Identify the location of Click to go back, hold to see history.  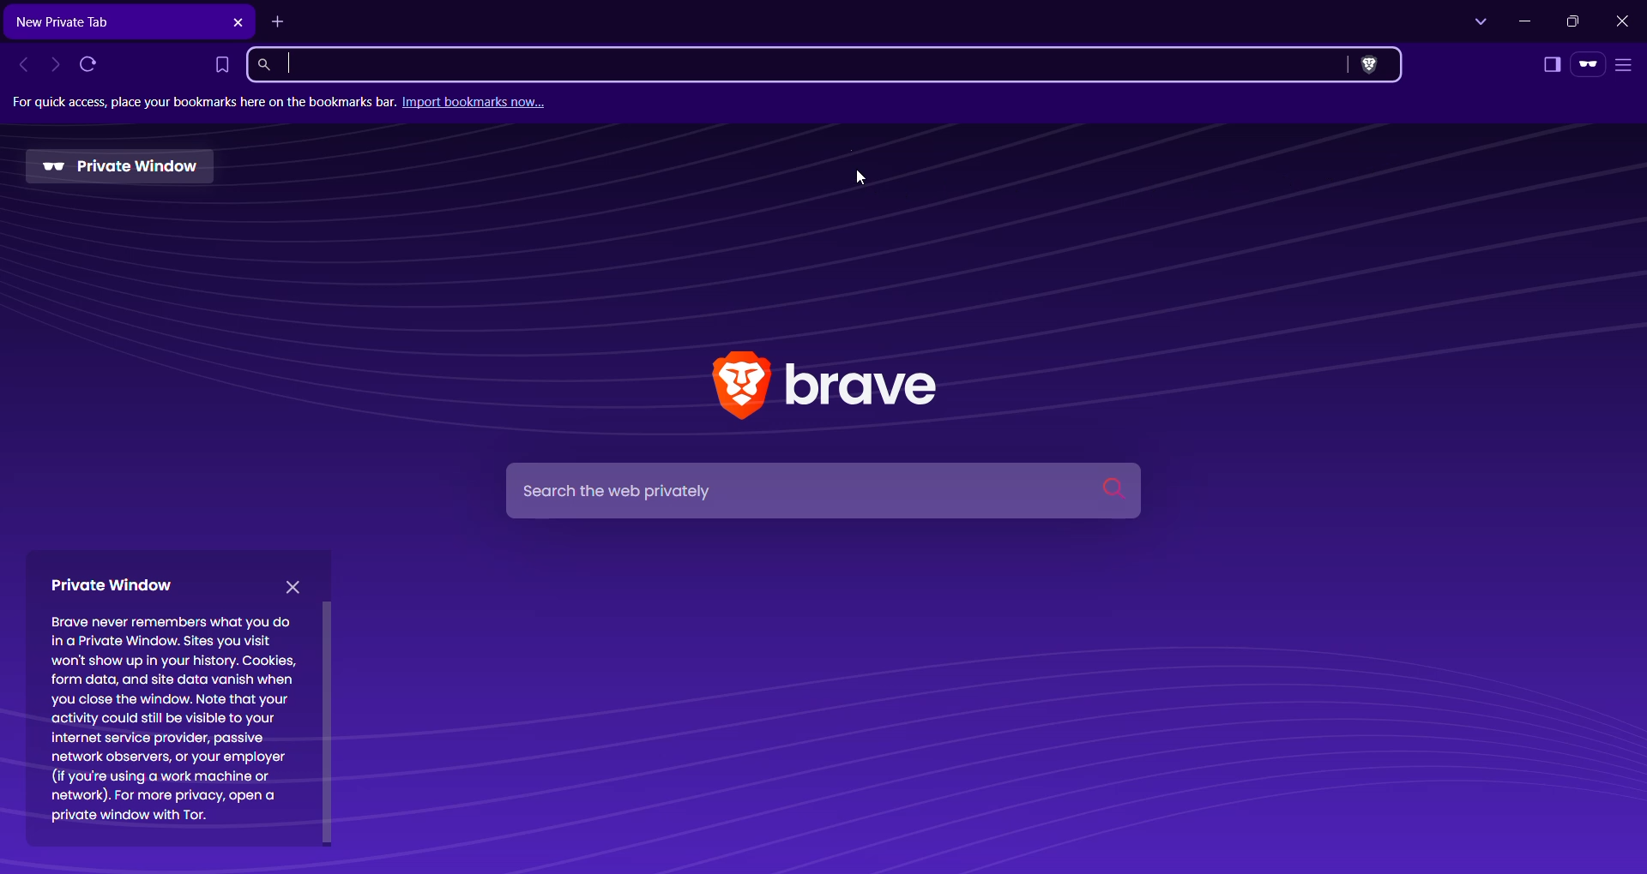
(23, 66).